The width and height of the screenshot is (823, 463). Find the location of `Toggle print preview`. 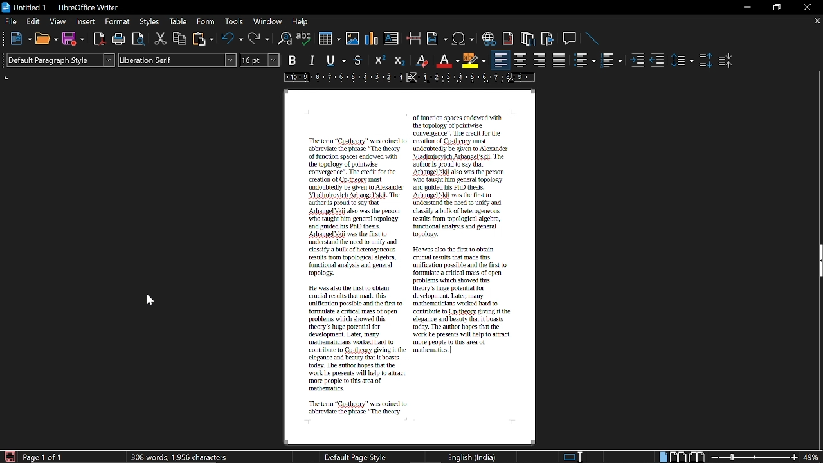

Toggle print preview is located at coordinates (140, 40).